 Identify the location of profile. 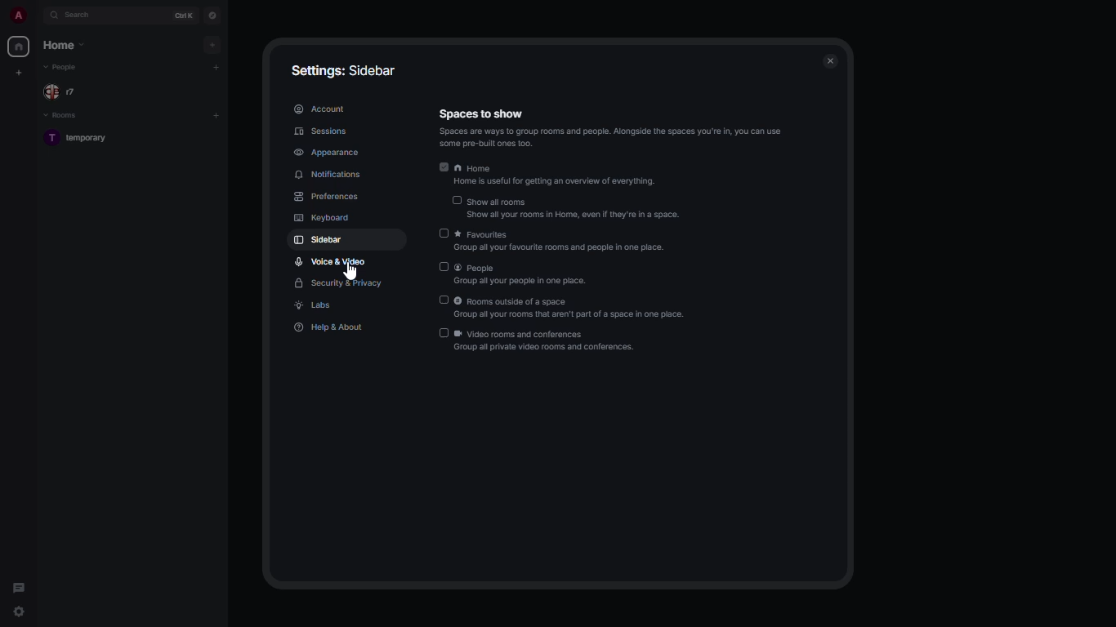
(20, 15).